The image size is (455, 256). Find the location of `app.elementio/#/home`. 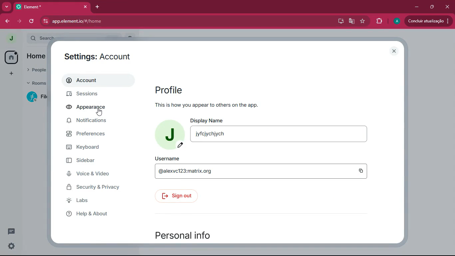

app.elementio/#/home is located at coordinates (132, 21).